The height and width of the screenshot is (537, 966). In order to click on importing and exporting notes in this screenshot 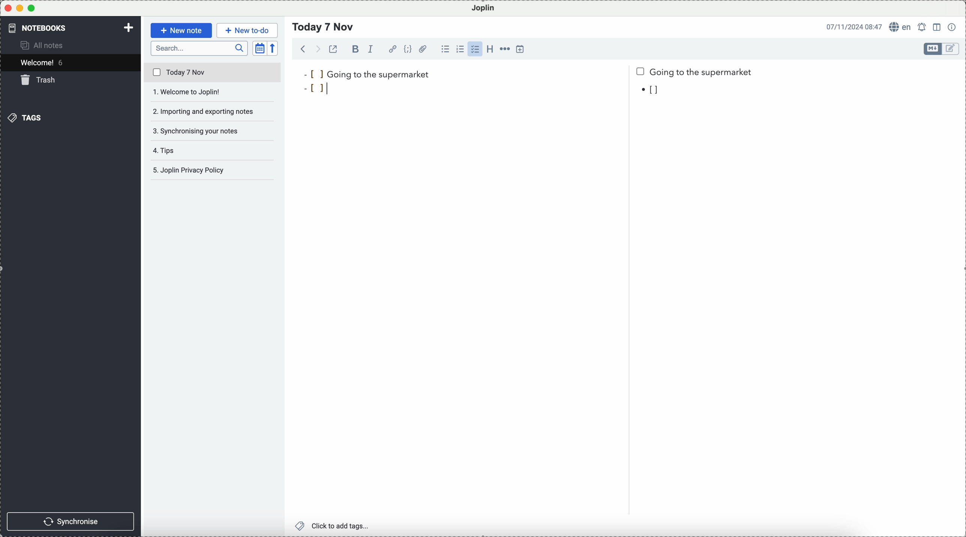, I will do `click(213, 111)`.